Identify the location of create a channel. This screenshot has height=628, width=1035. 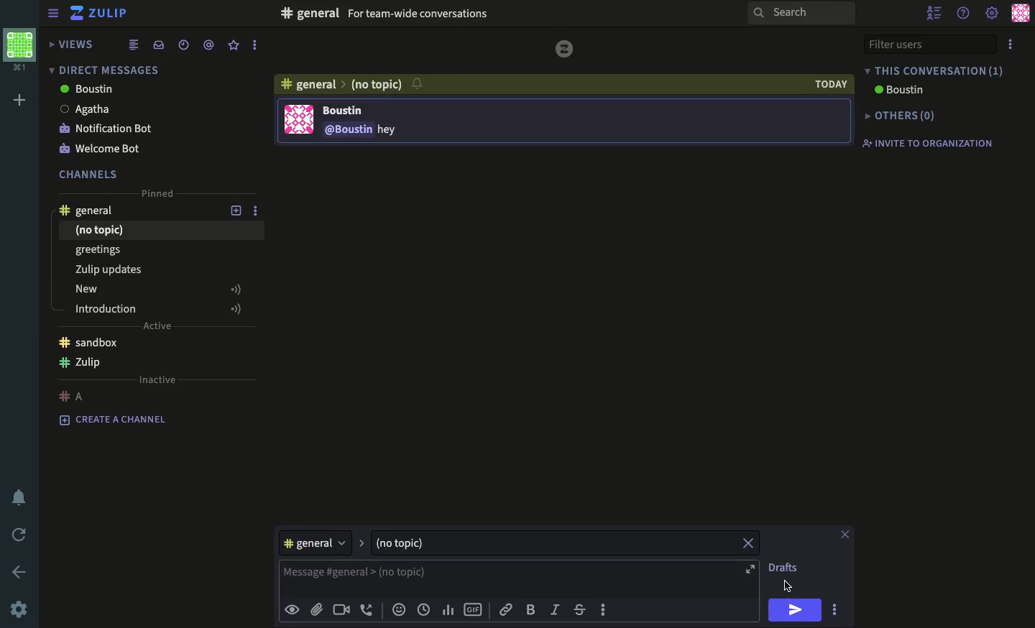
(113, 418).